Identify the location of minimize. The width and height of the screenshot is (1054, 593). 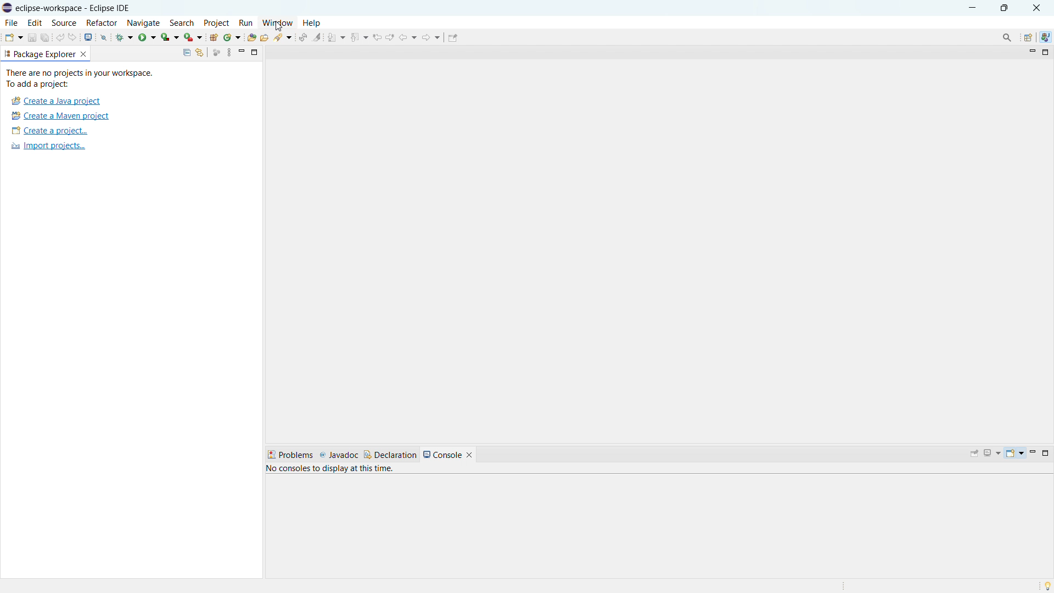
(971, 8).